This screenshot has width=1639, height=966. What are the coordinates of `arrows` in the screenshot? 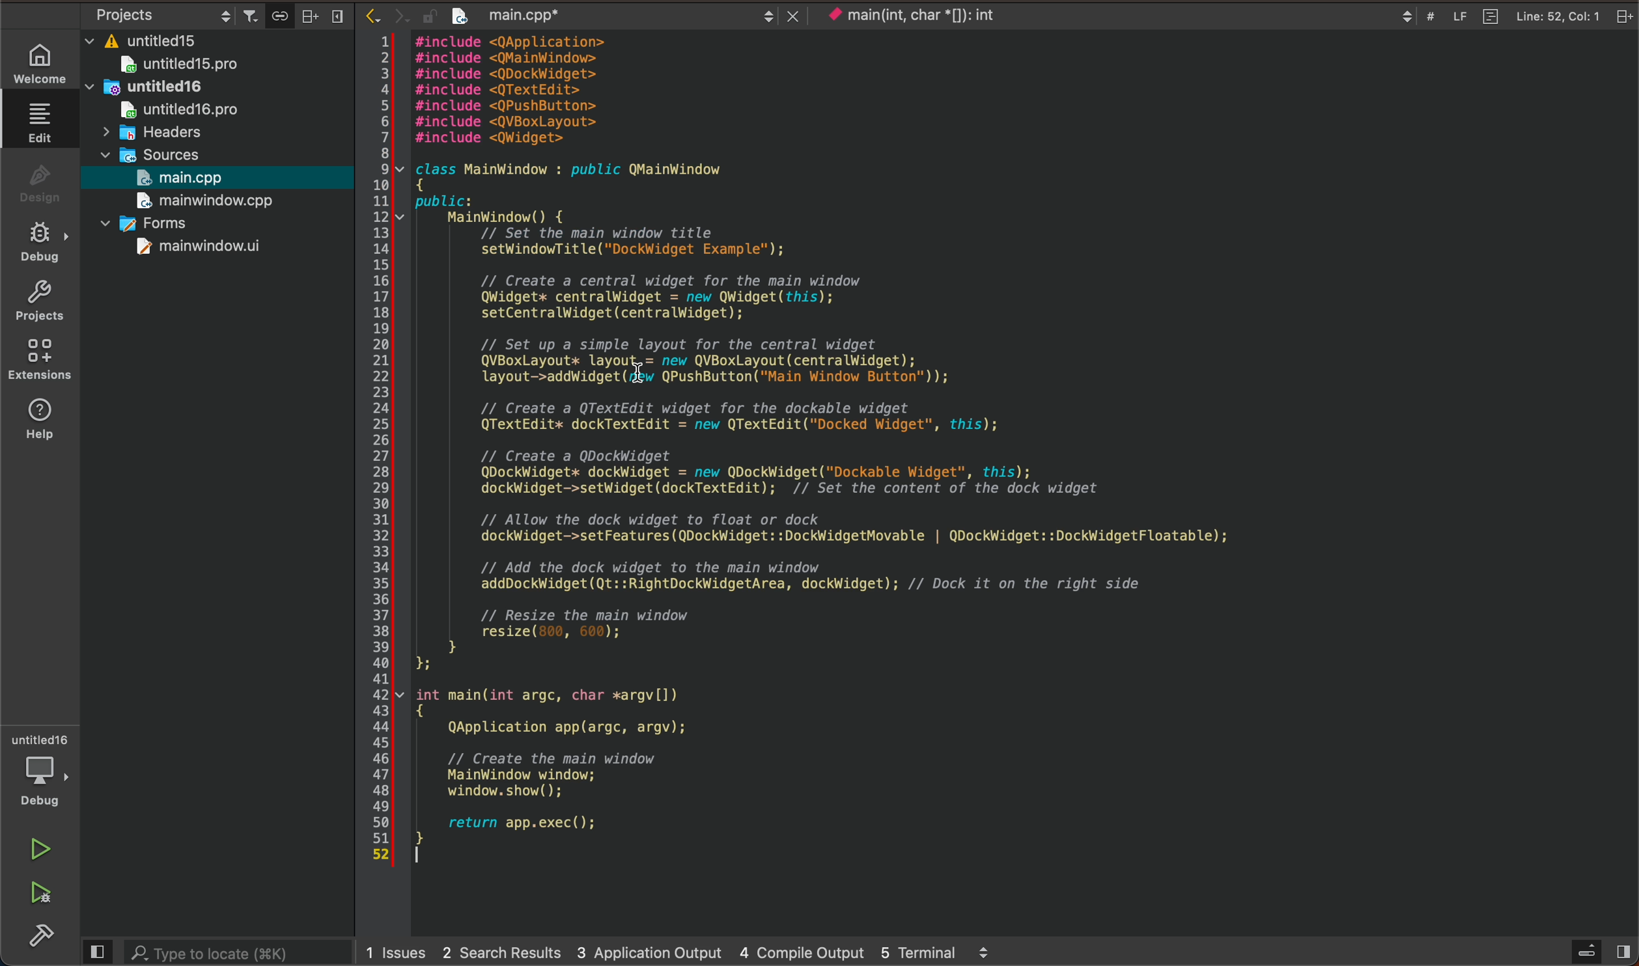 It's located at (382, 17).